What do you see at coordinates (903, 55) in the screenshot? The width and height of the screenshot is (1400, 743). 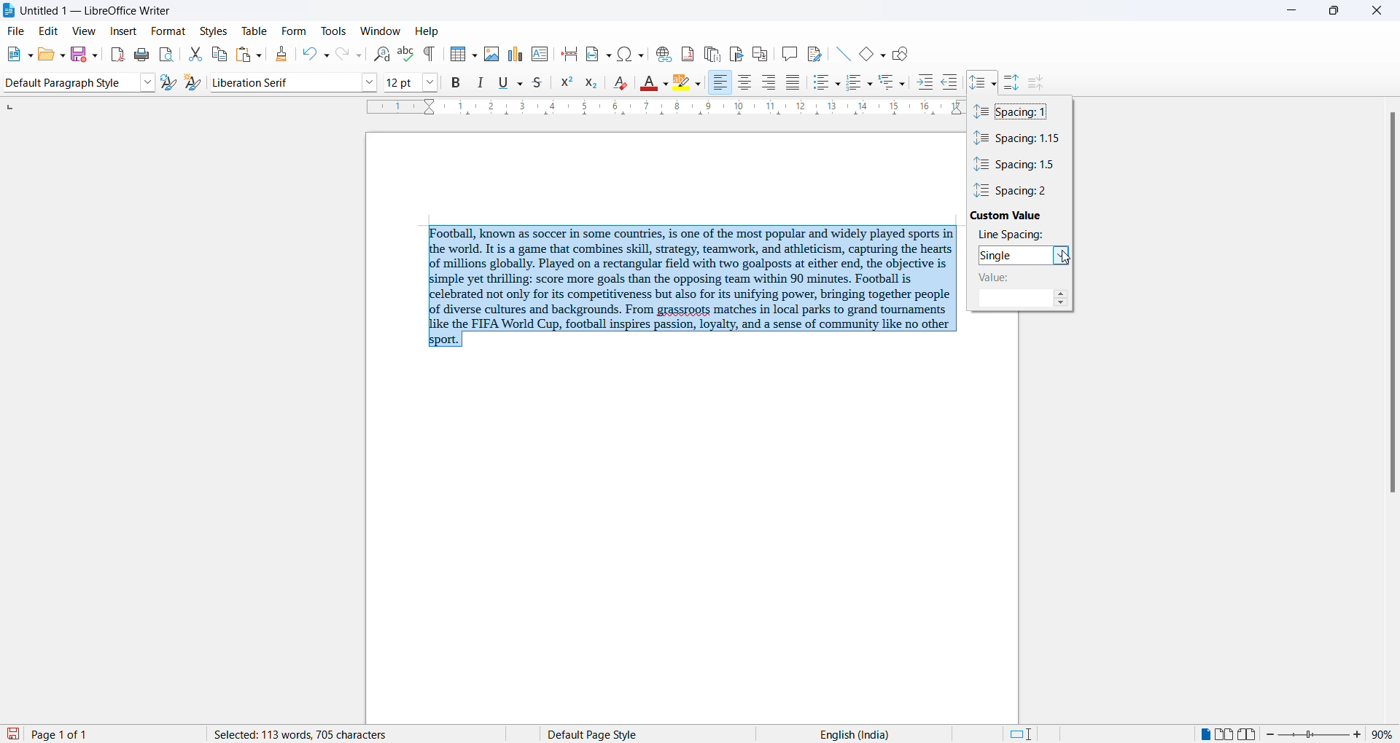 I see `show draw functions` at bounding box center [903, 55].